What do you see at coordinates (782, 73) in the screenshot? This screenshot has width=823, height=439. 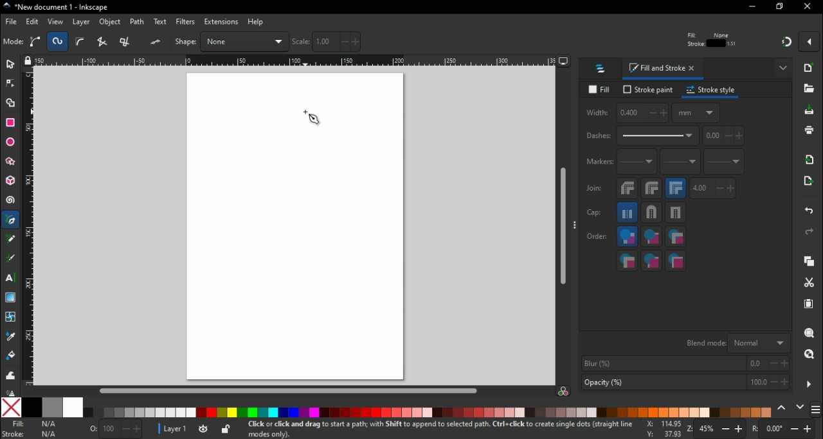 I see `show` at bounding box center [782, 73].